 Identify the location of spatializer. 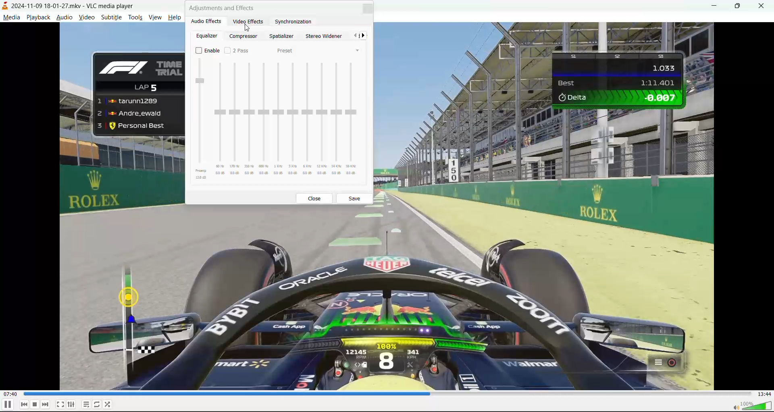
(282, 36).